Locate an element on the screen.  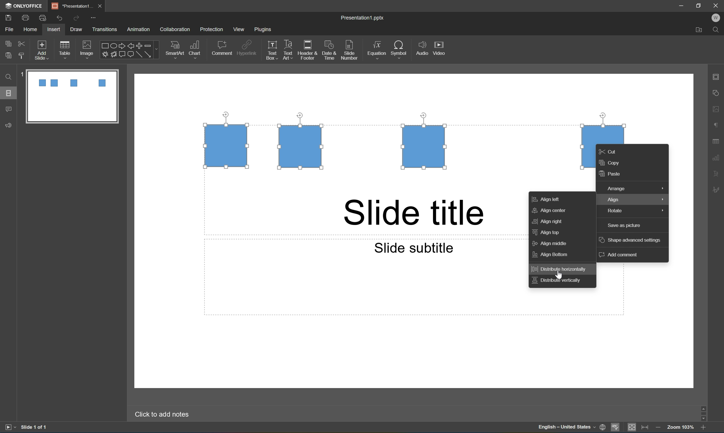
protection is located at coordinates (212, 30).